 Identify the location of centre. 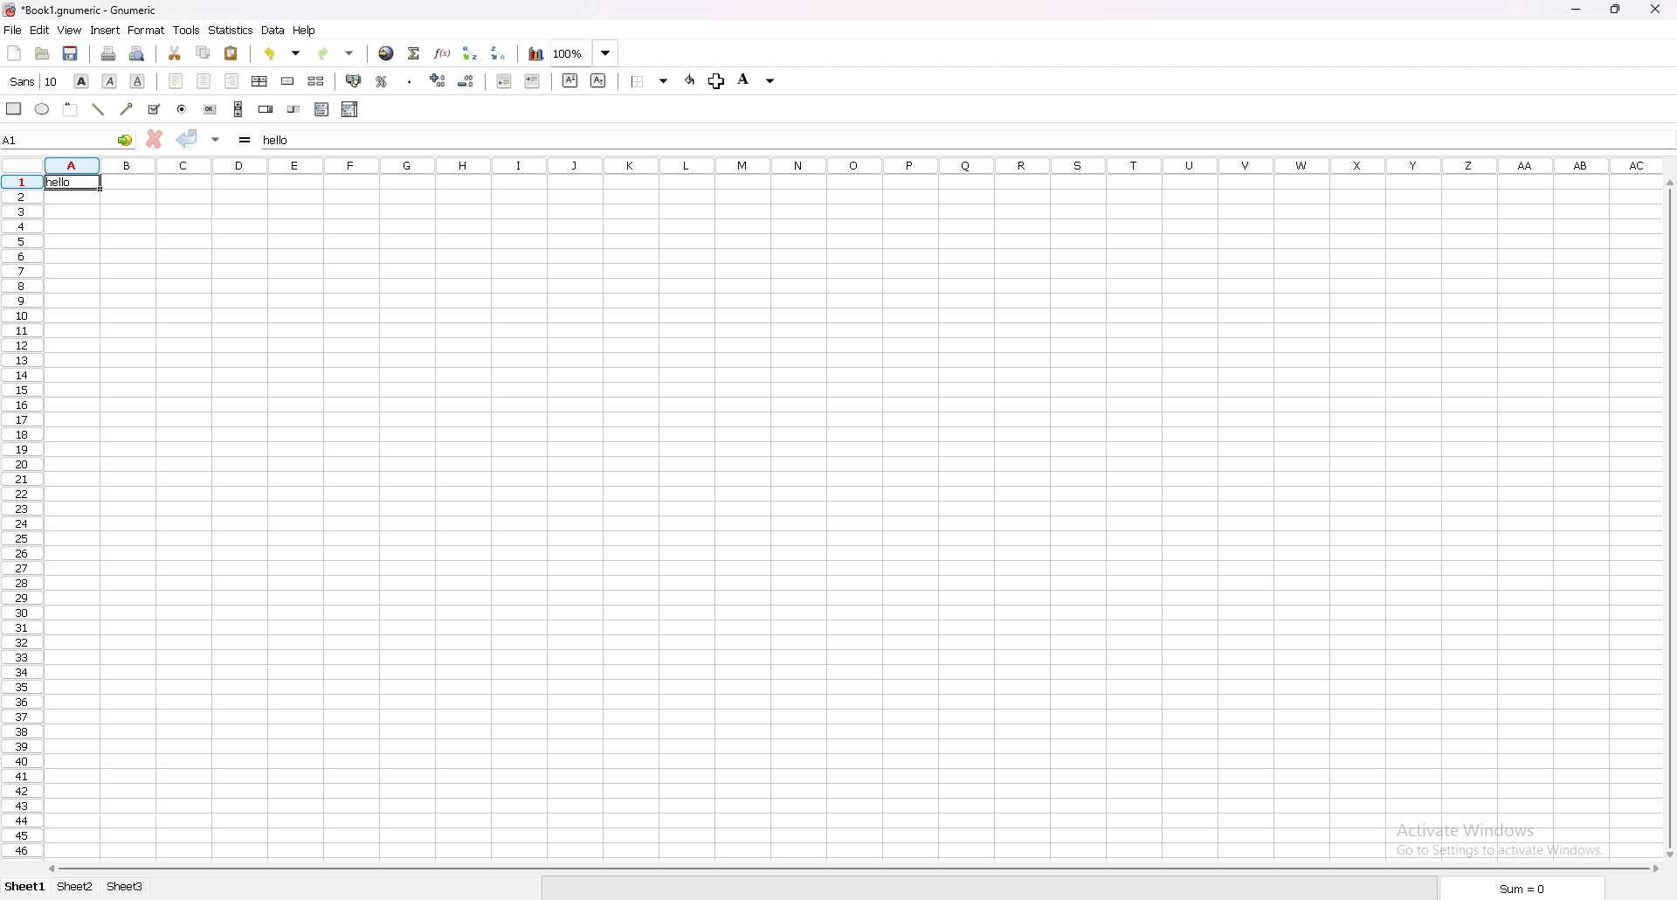
(204, 81).